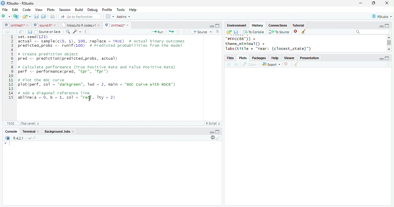 The image size is (394, 207). I want to click on Plots, so click(51, 10).